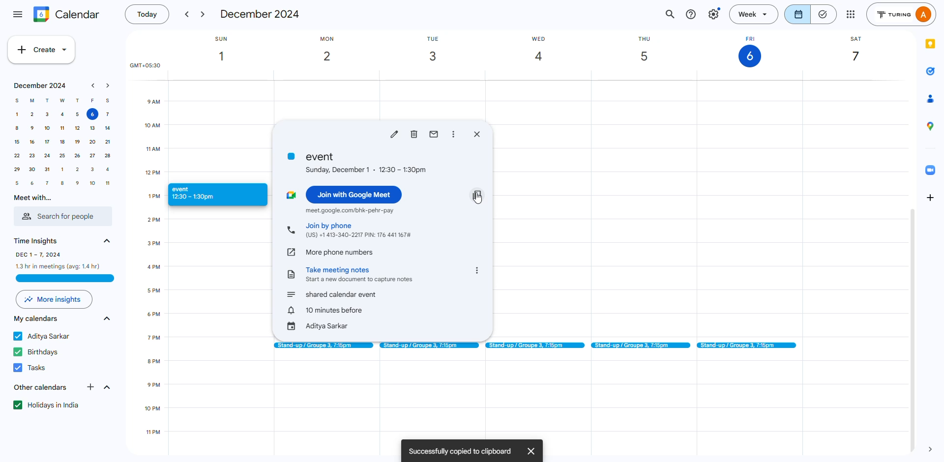  Describe the element at coordinates (31, 366) in the screenshot. I see `task` at that location.